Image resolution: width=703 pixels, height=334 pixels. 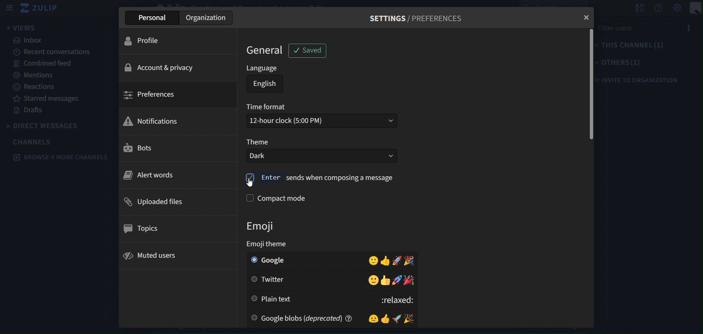 I want to click on drafts, so click(x=29, y=110).